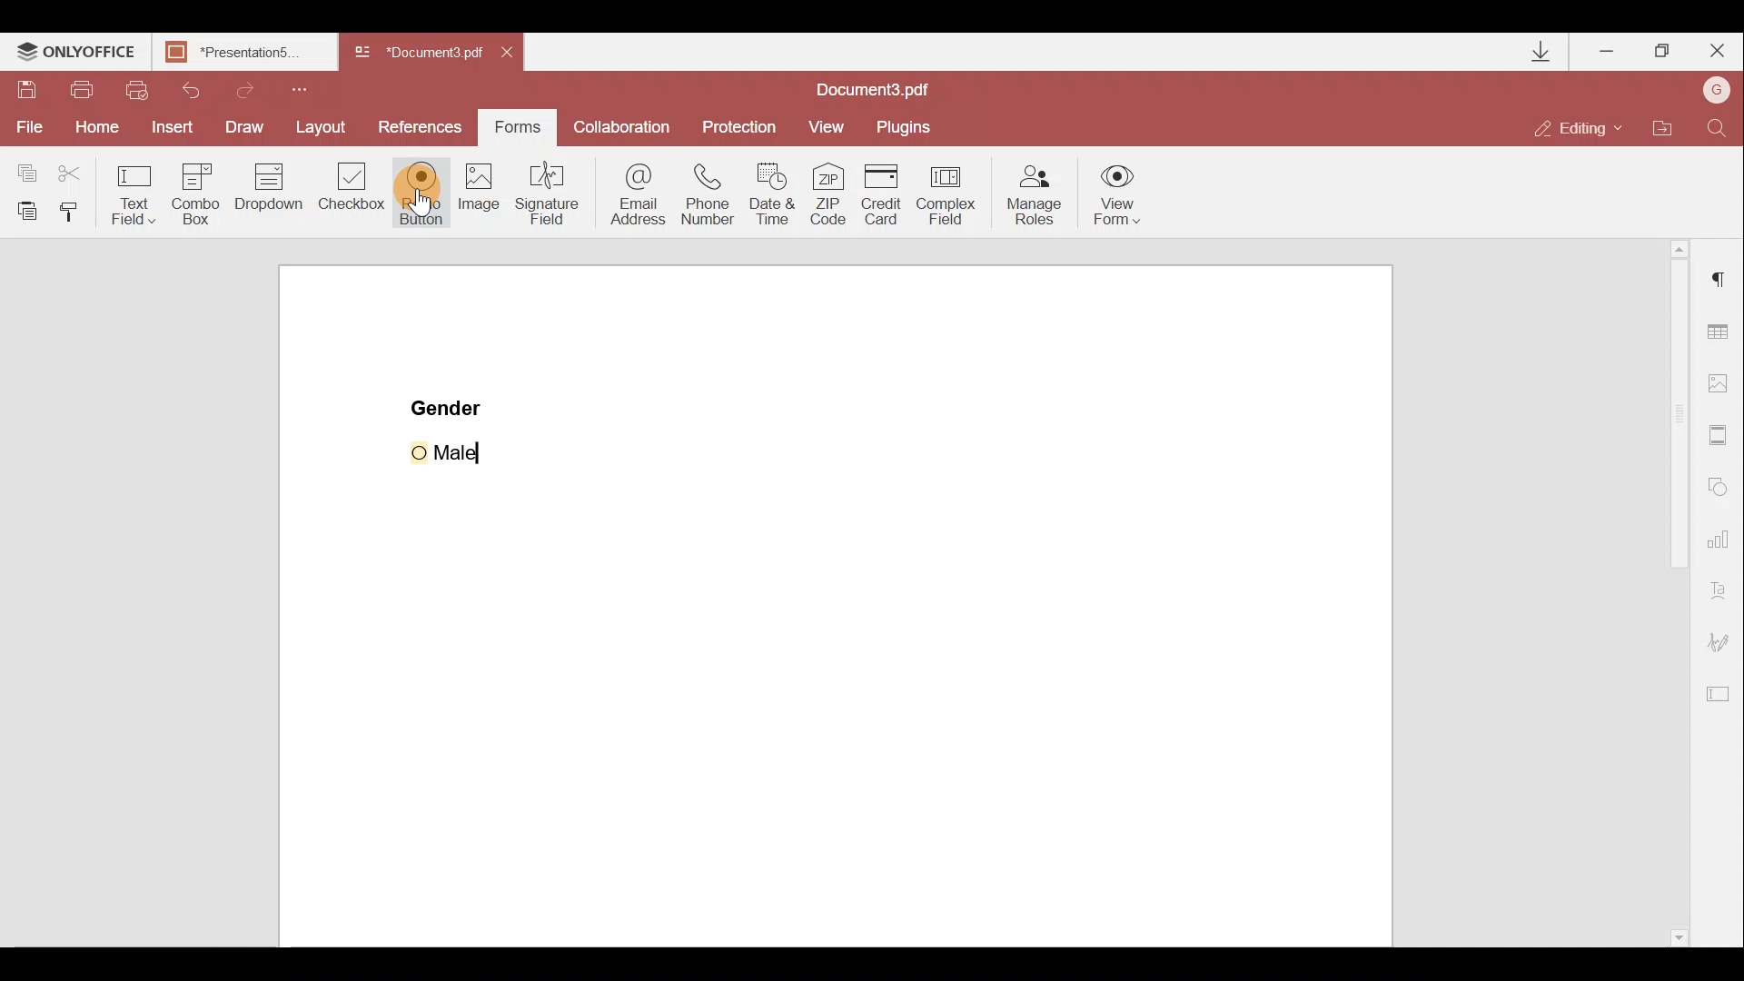 The height and width of the screenshot is (981, 1744). What do you see at coordinates (131, 192) in the screenshot?
I see `Text field` at bounding box center [131, 192].